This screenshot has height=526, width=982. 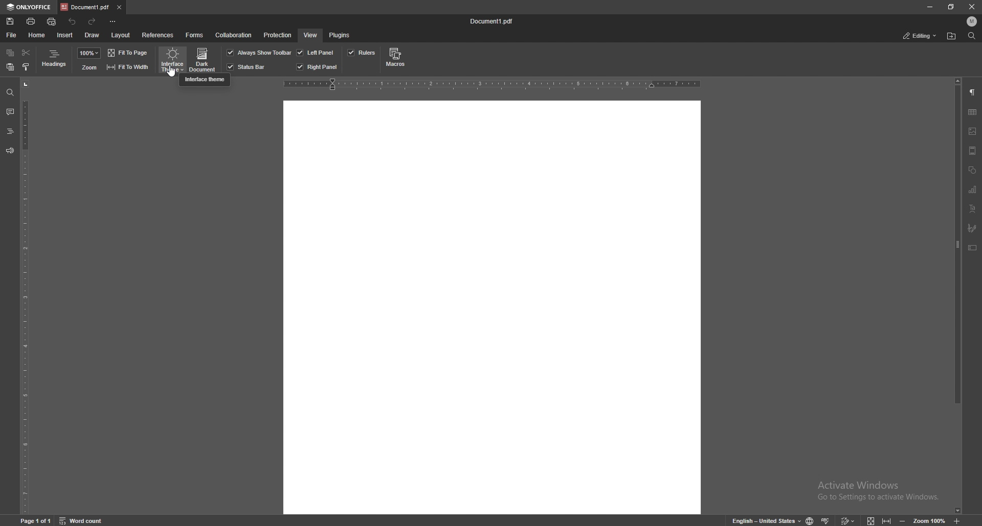 What do you see at coordinates (973, 190) in the screenshot?
I see `chart` at bounding box center [973, 190].